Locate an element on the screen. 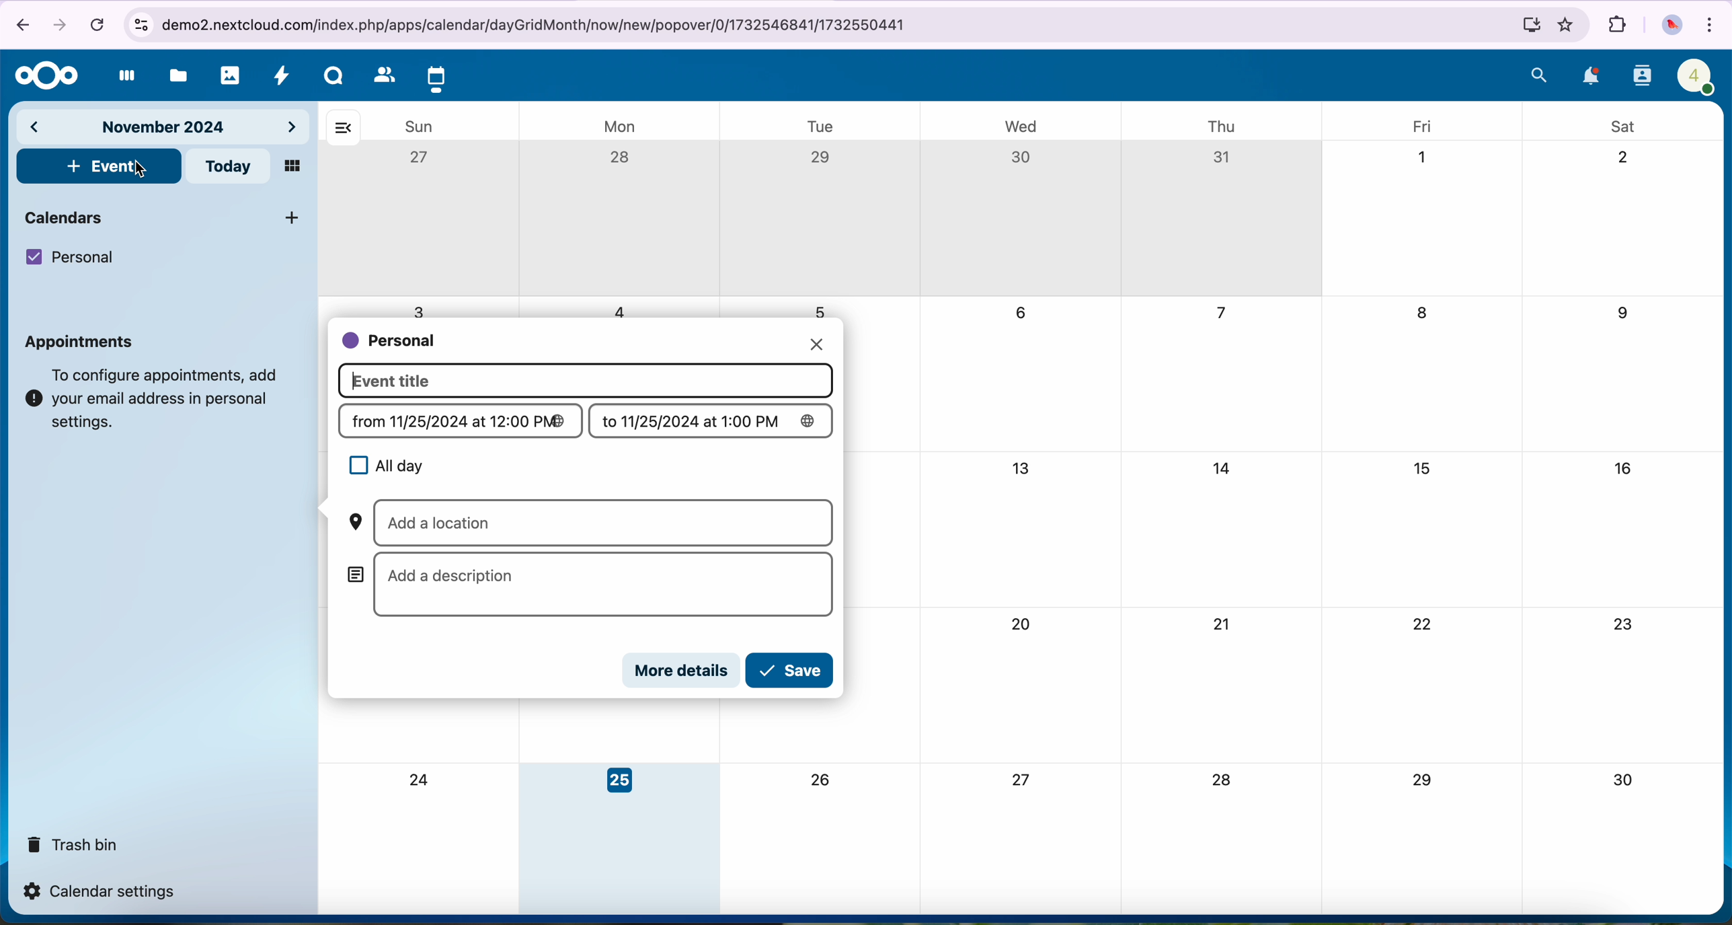 Image resolution: width=1732 pixels, height=925 pixels. 7 is located at coordinates (1220, 314).